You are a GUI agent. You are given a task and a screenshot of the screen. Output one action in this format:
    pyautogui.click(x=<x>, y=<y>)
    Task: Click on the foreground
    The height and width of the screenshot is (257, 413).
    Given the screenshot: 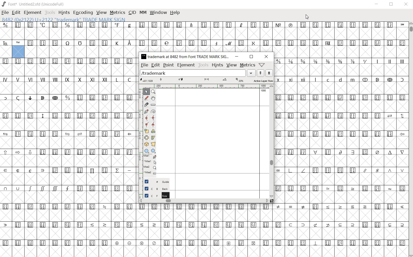 What is the action you would take?
    pyautogui.click(x=155, y=195)
    